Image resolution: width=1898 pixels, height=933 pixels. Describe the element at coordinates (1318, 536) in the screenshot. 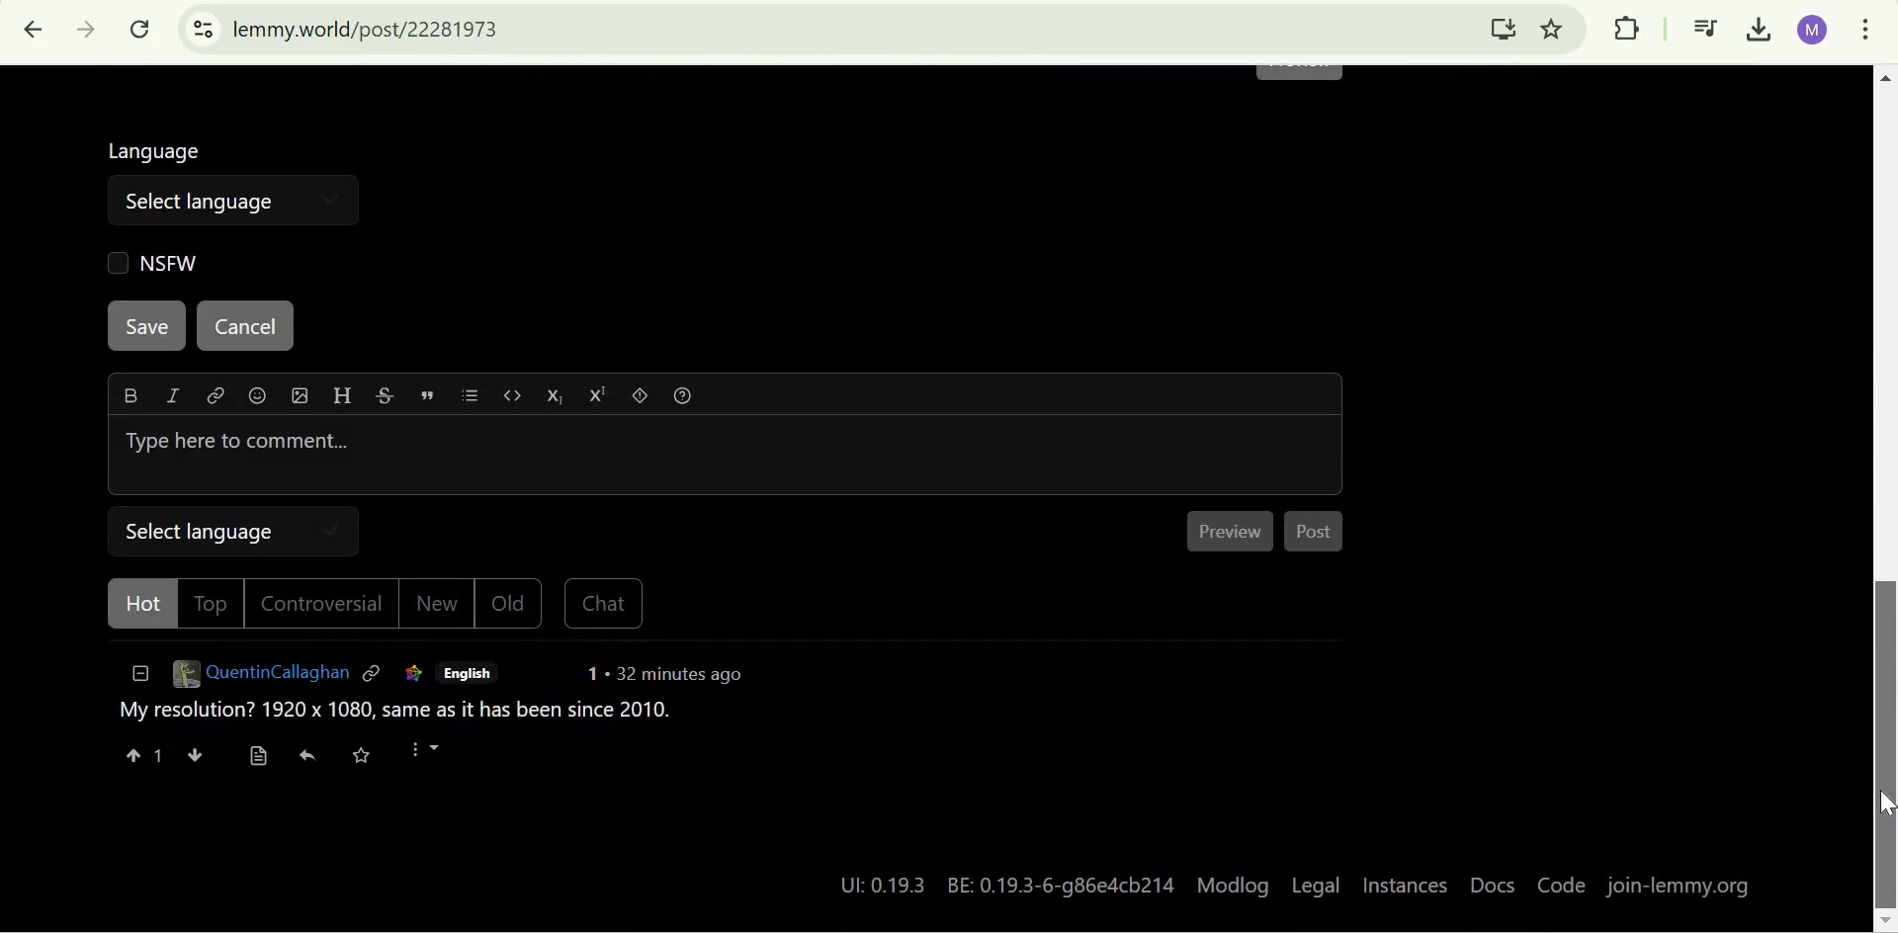

I see `Post` at that location.